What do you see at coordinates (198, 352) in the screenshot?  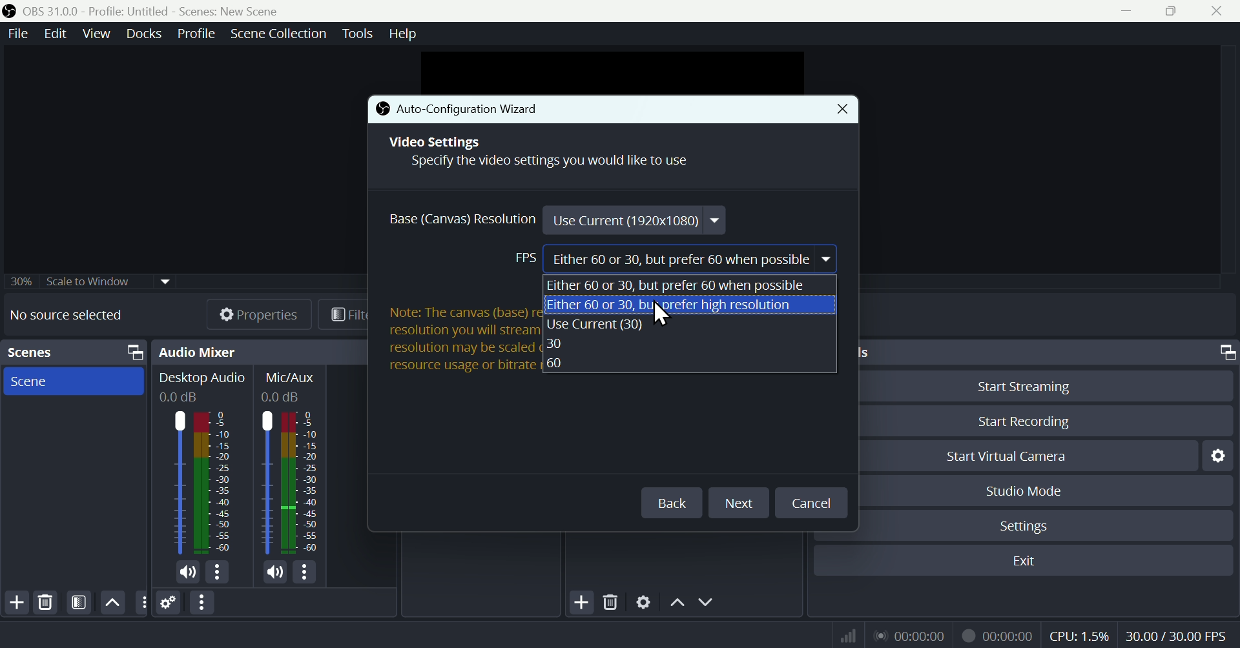 I see `Audio mixer` at bounding box center [198, 352].